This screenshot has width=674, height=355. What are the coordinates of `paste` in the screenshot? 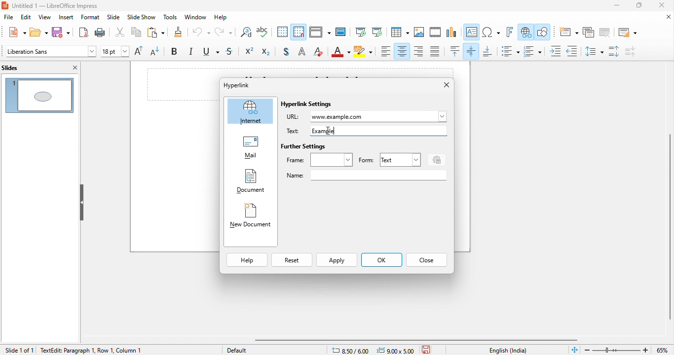 It's located at (154, 33).